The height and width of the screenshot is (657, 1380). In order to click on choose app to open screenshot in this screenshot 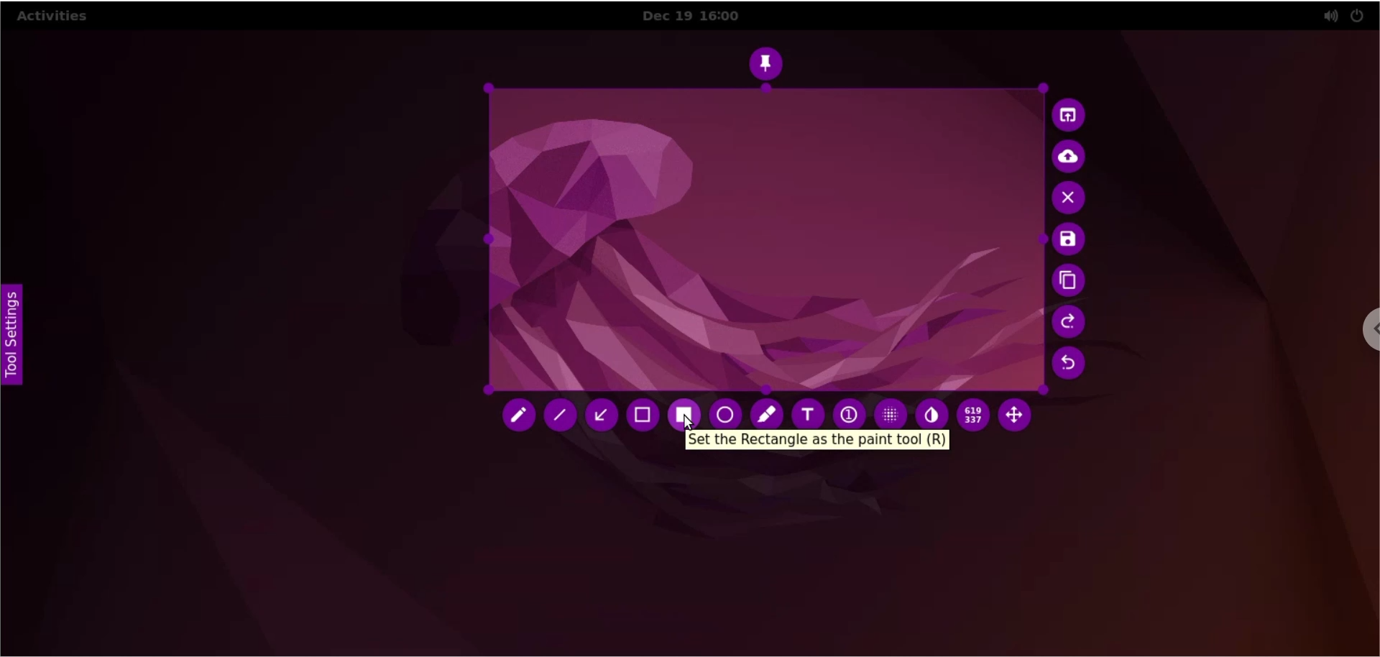, I will do `click(1070, 115)`.